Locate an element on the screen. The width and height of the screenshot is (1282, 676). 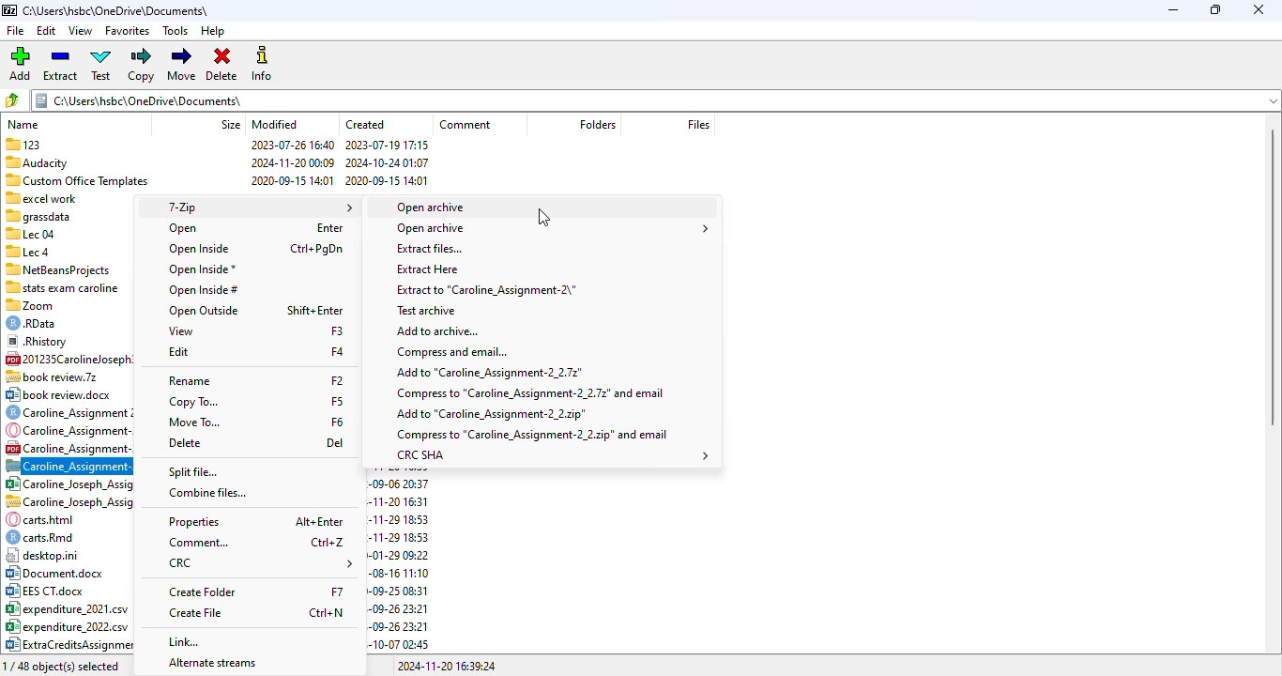
delete is located at coordinates (222, 64).